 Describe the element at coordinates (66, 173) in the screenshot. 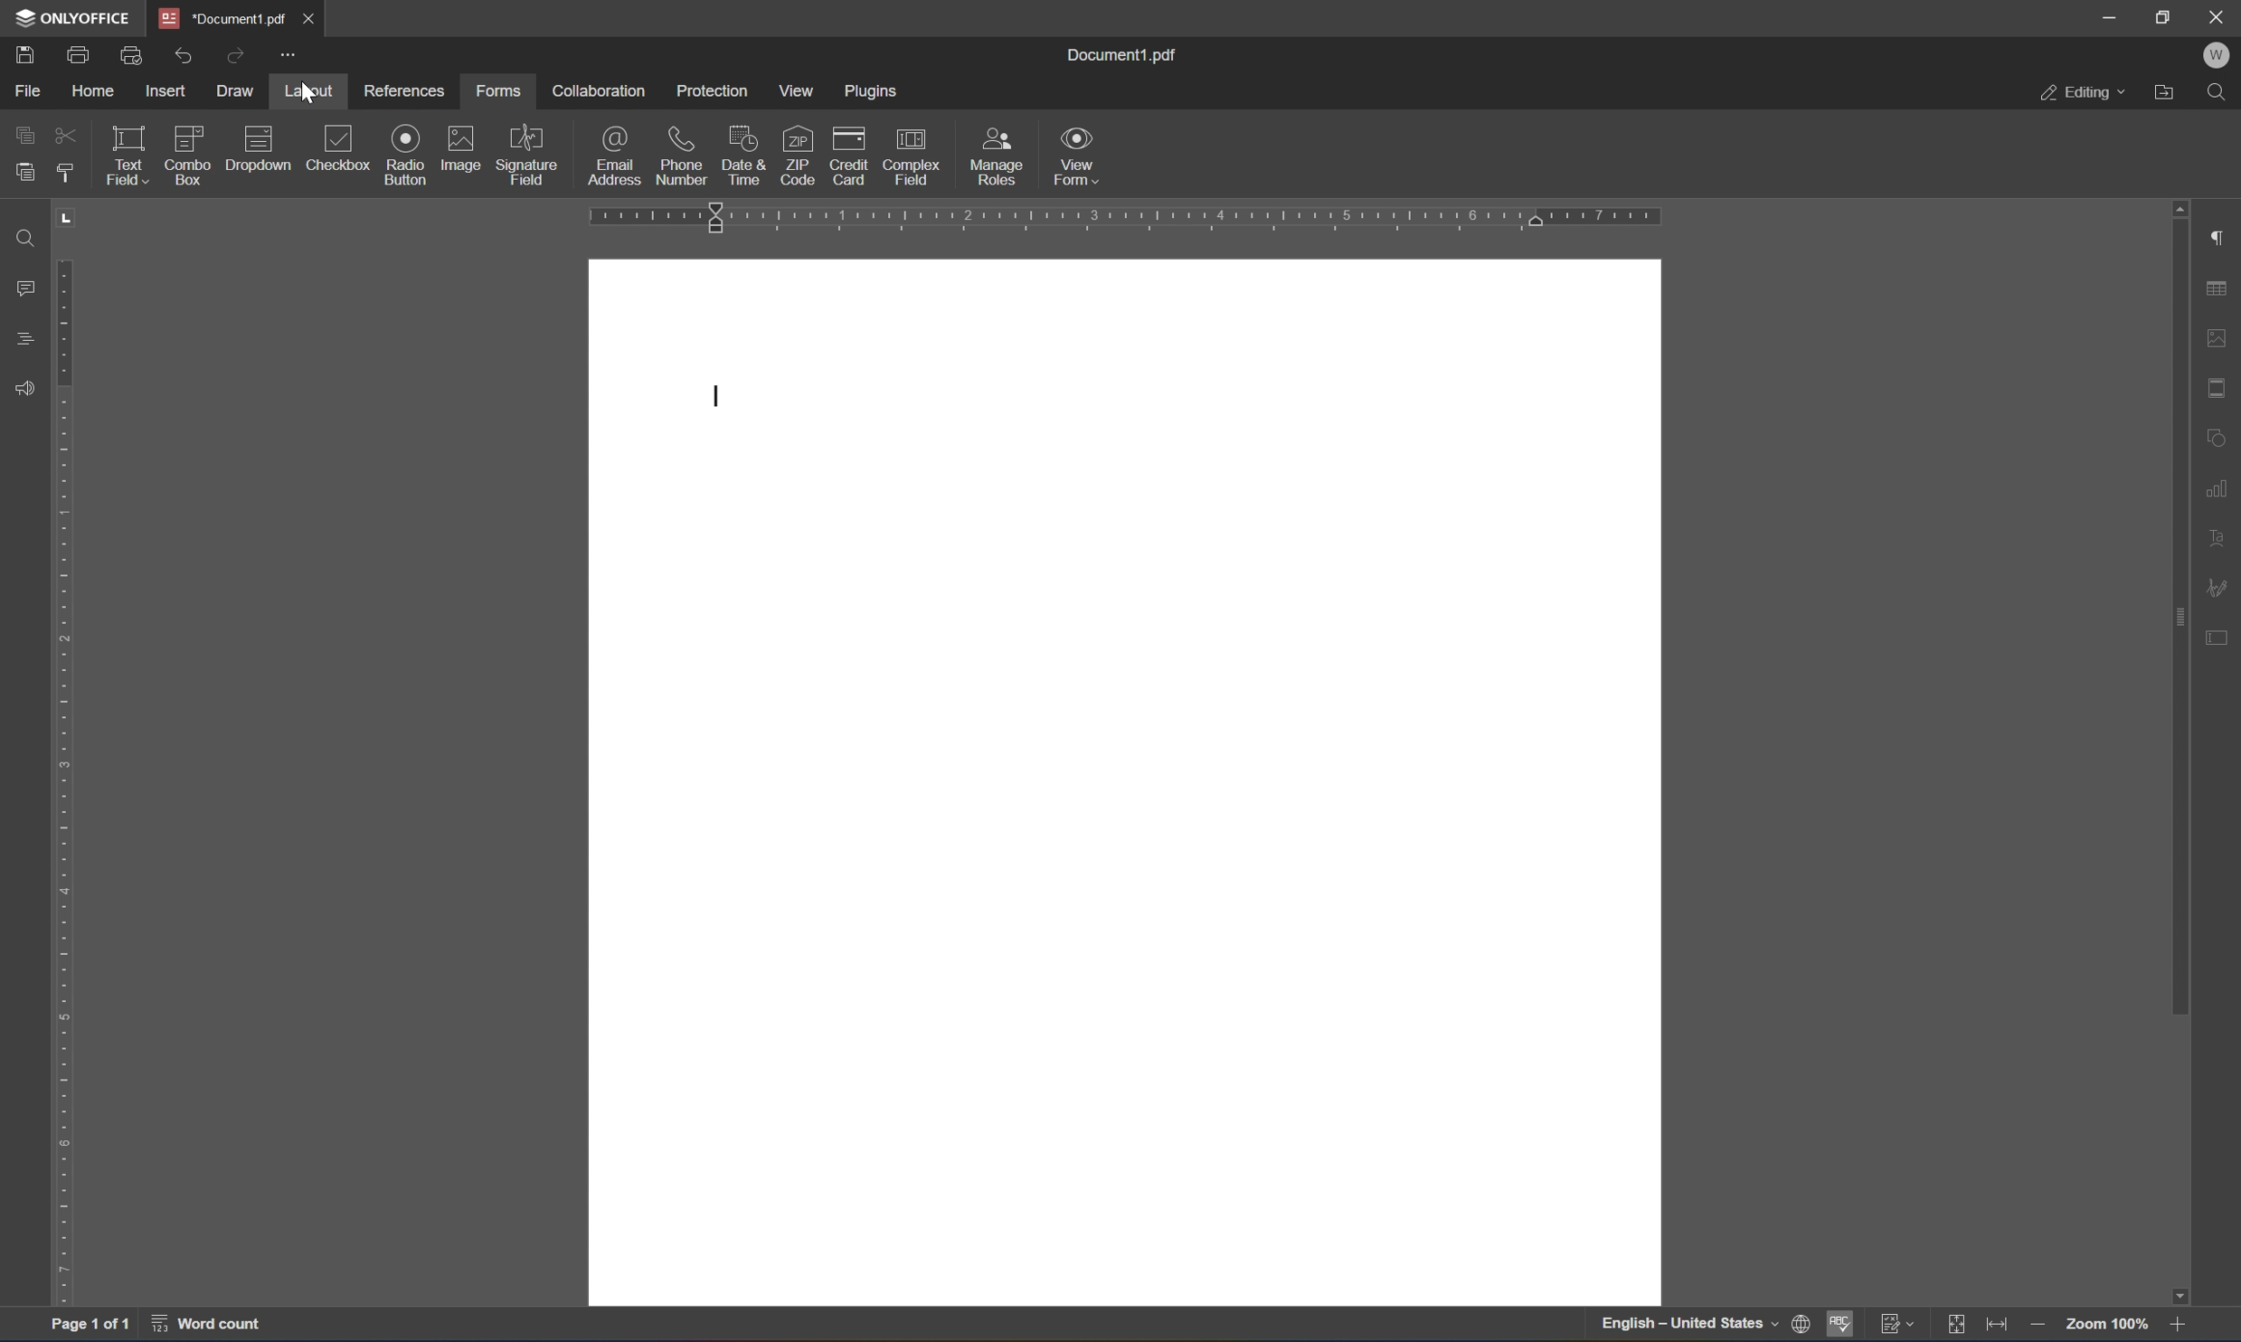

I see `copy style` at that location.